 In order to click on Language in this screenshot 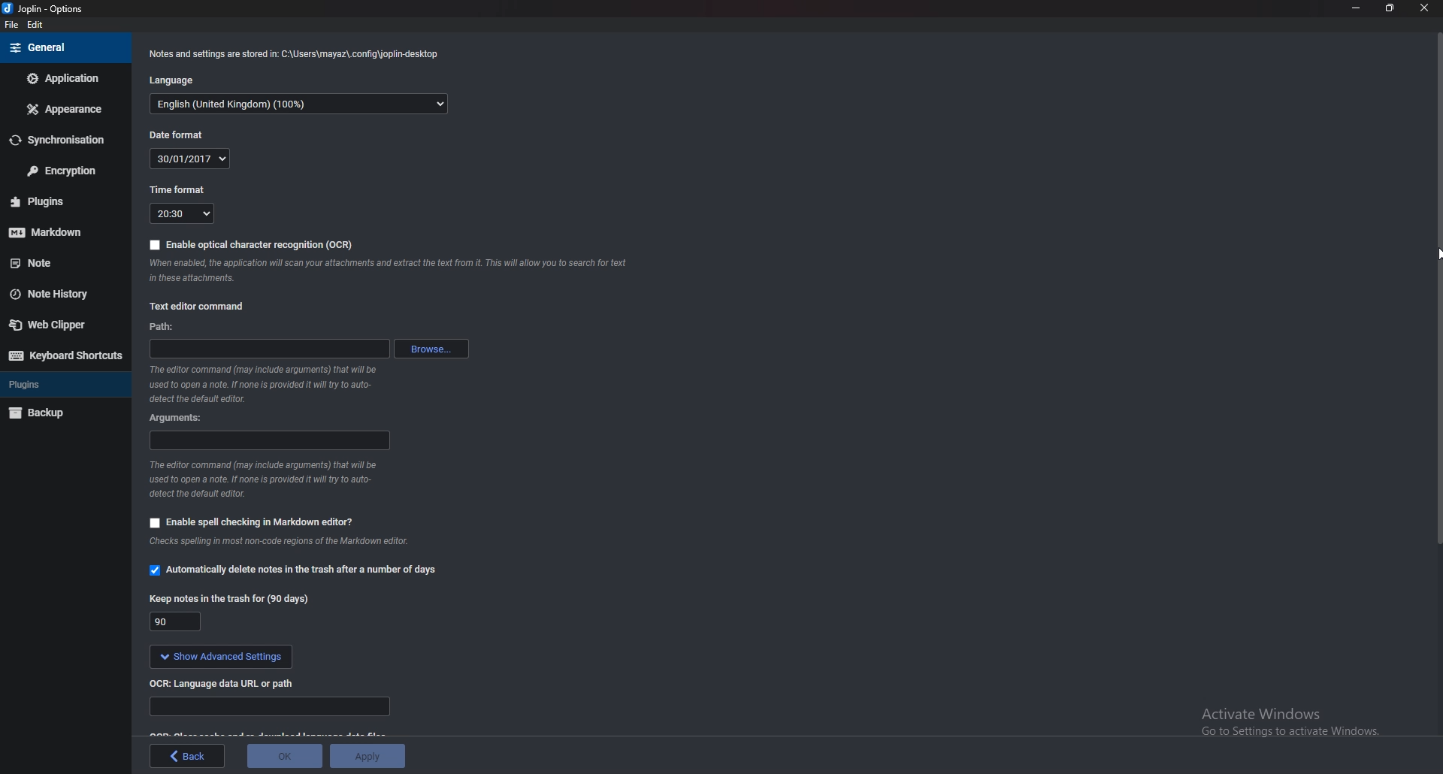, I will do `click(182, 79)`.